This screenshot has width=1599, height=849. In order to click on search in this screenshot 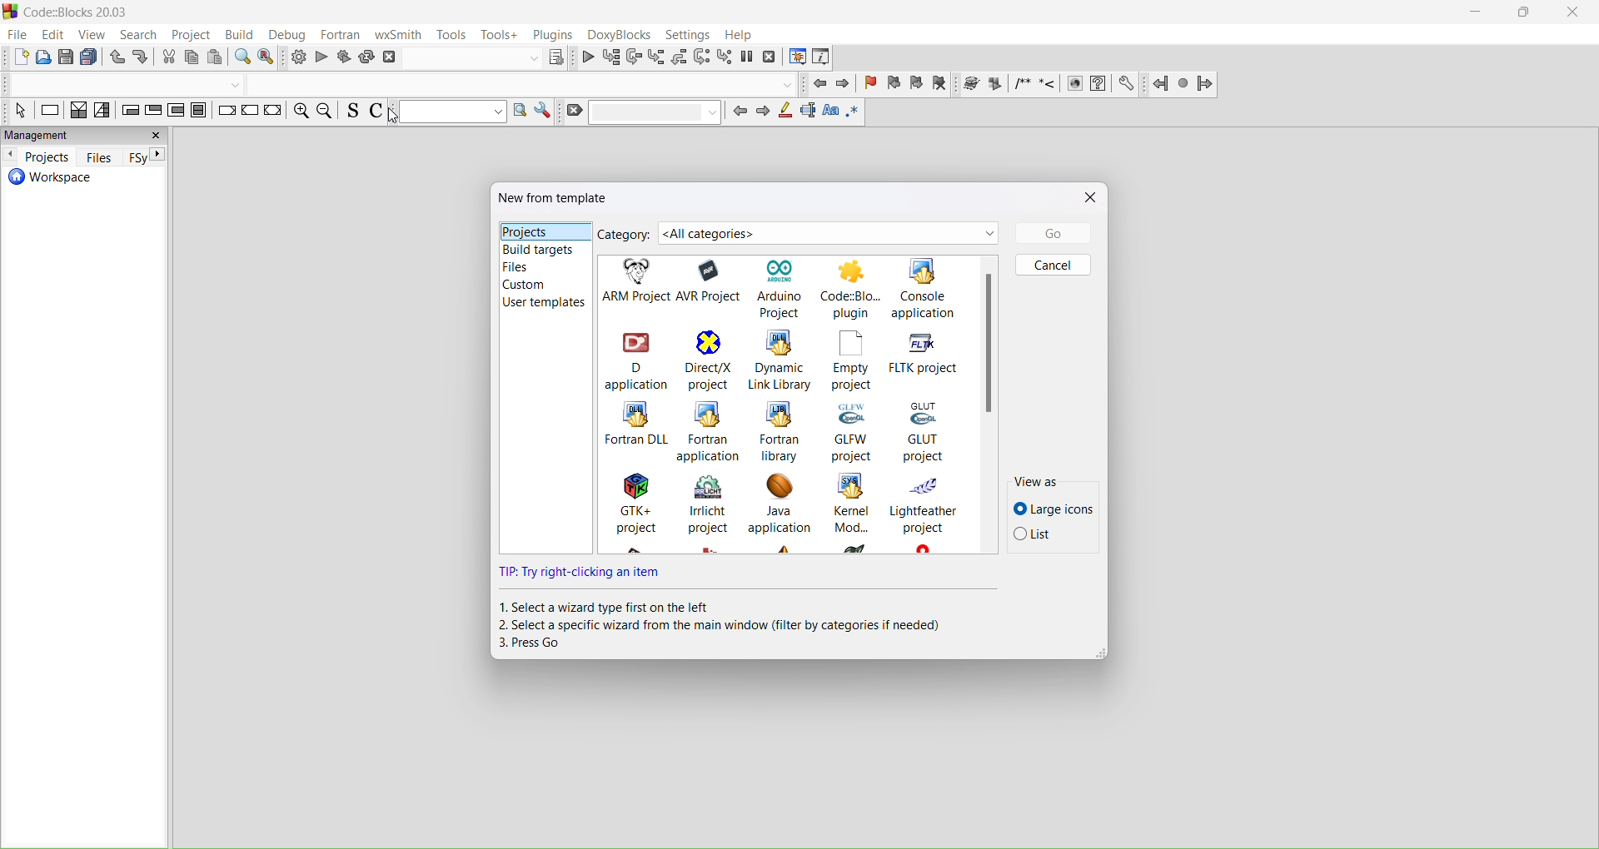, I will do `click(139, 36)`.